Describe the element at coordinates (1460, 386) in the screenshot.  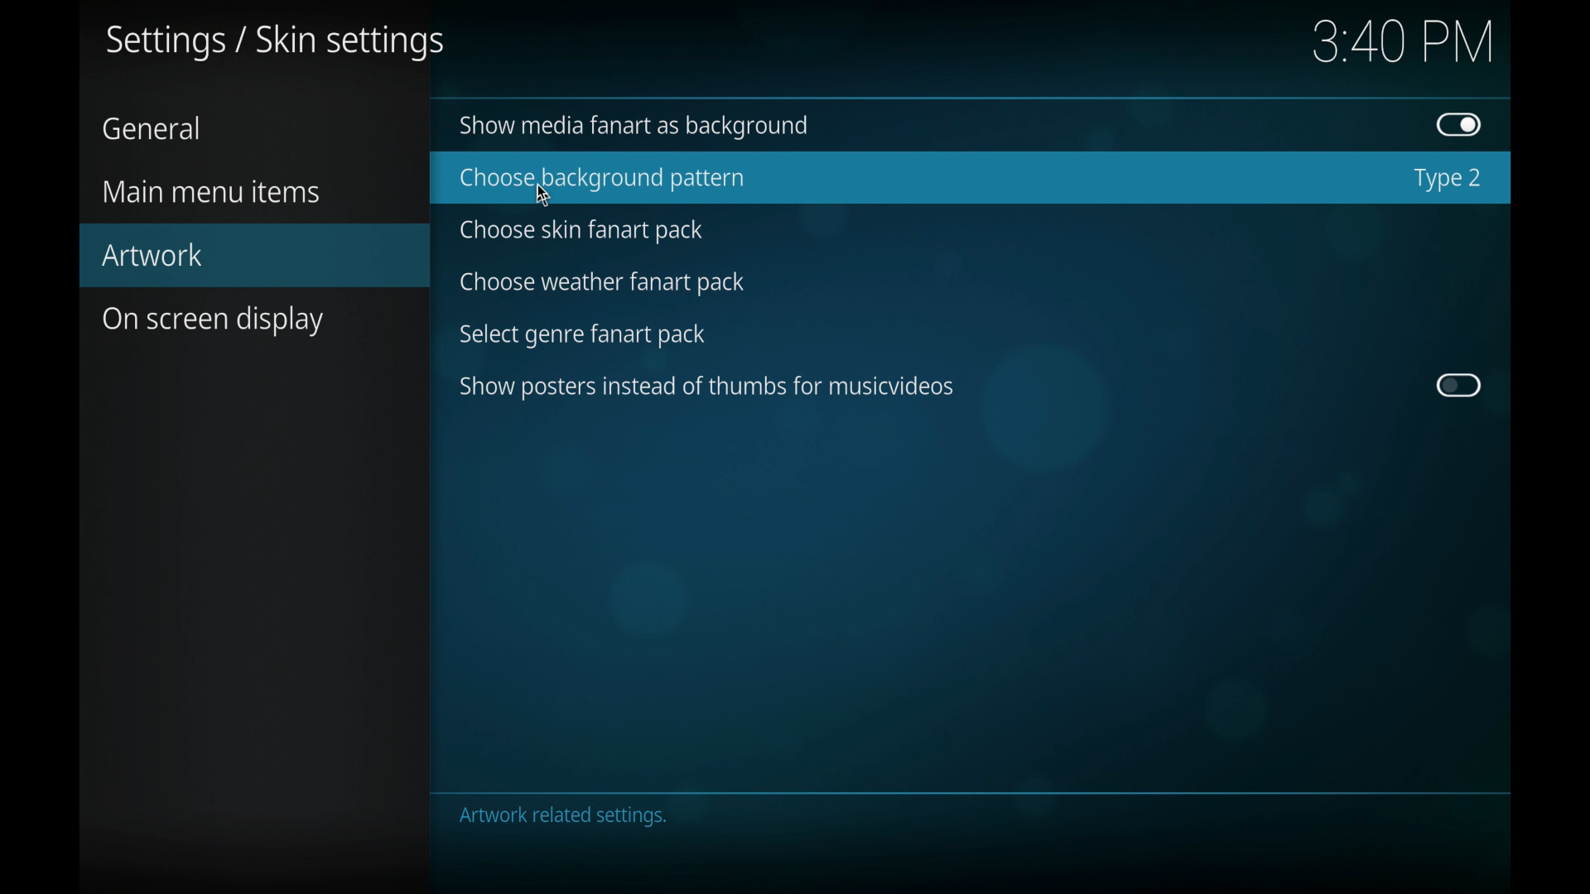
I see `toggle button` at that location.